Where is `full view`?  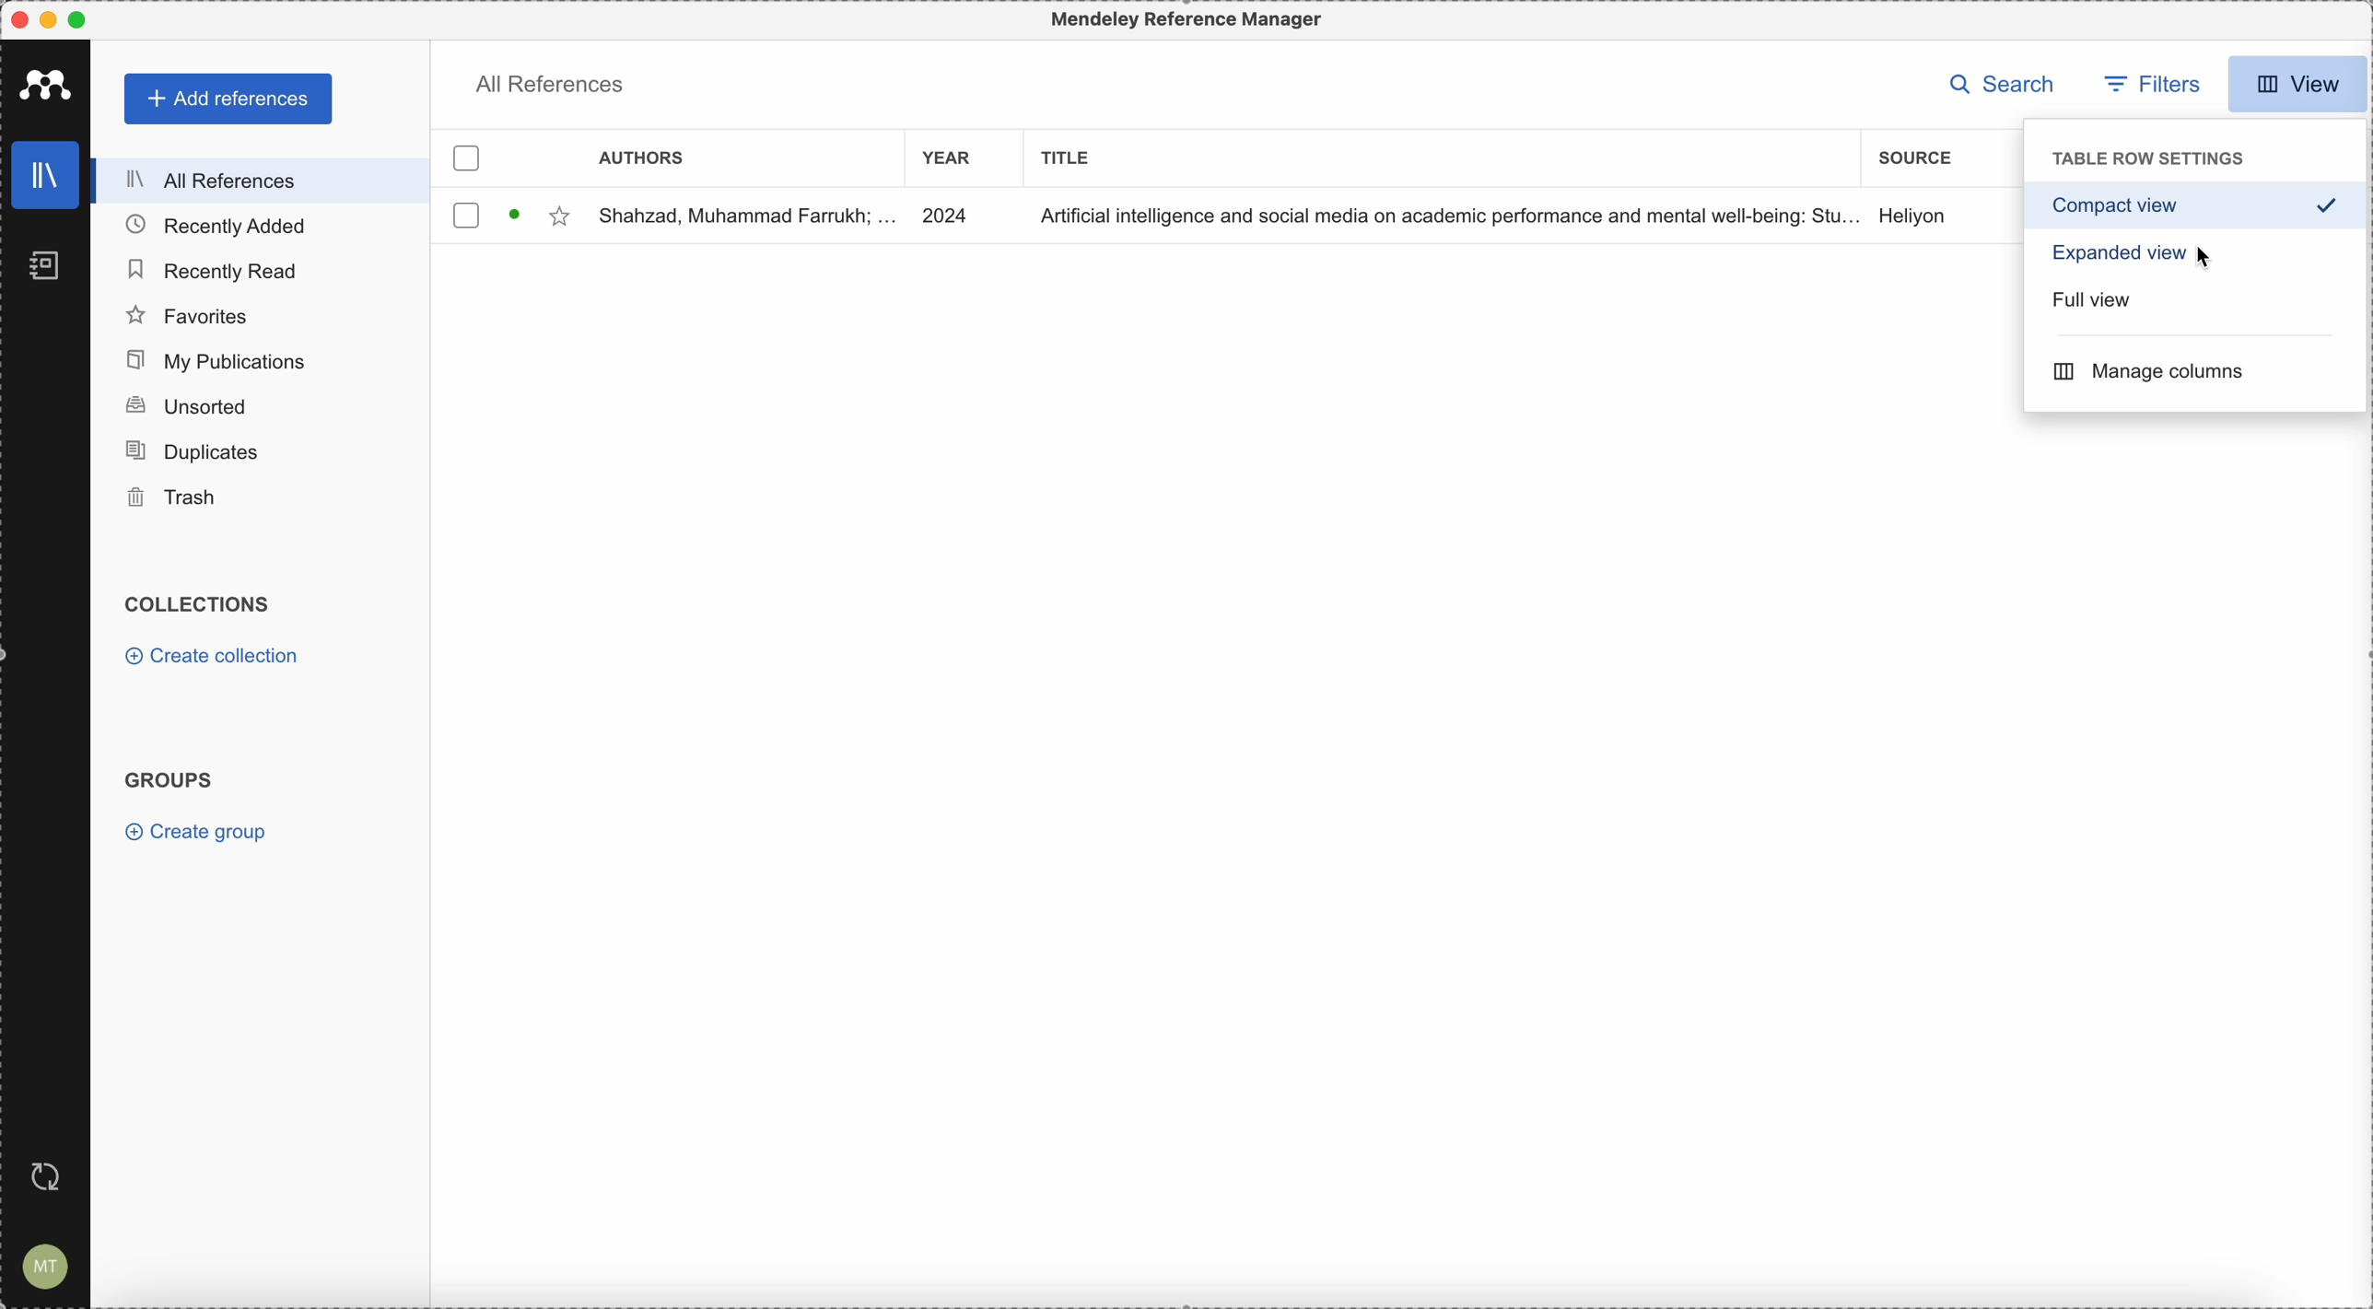
full view is located at coordinates (2088, 304).